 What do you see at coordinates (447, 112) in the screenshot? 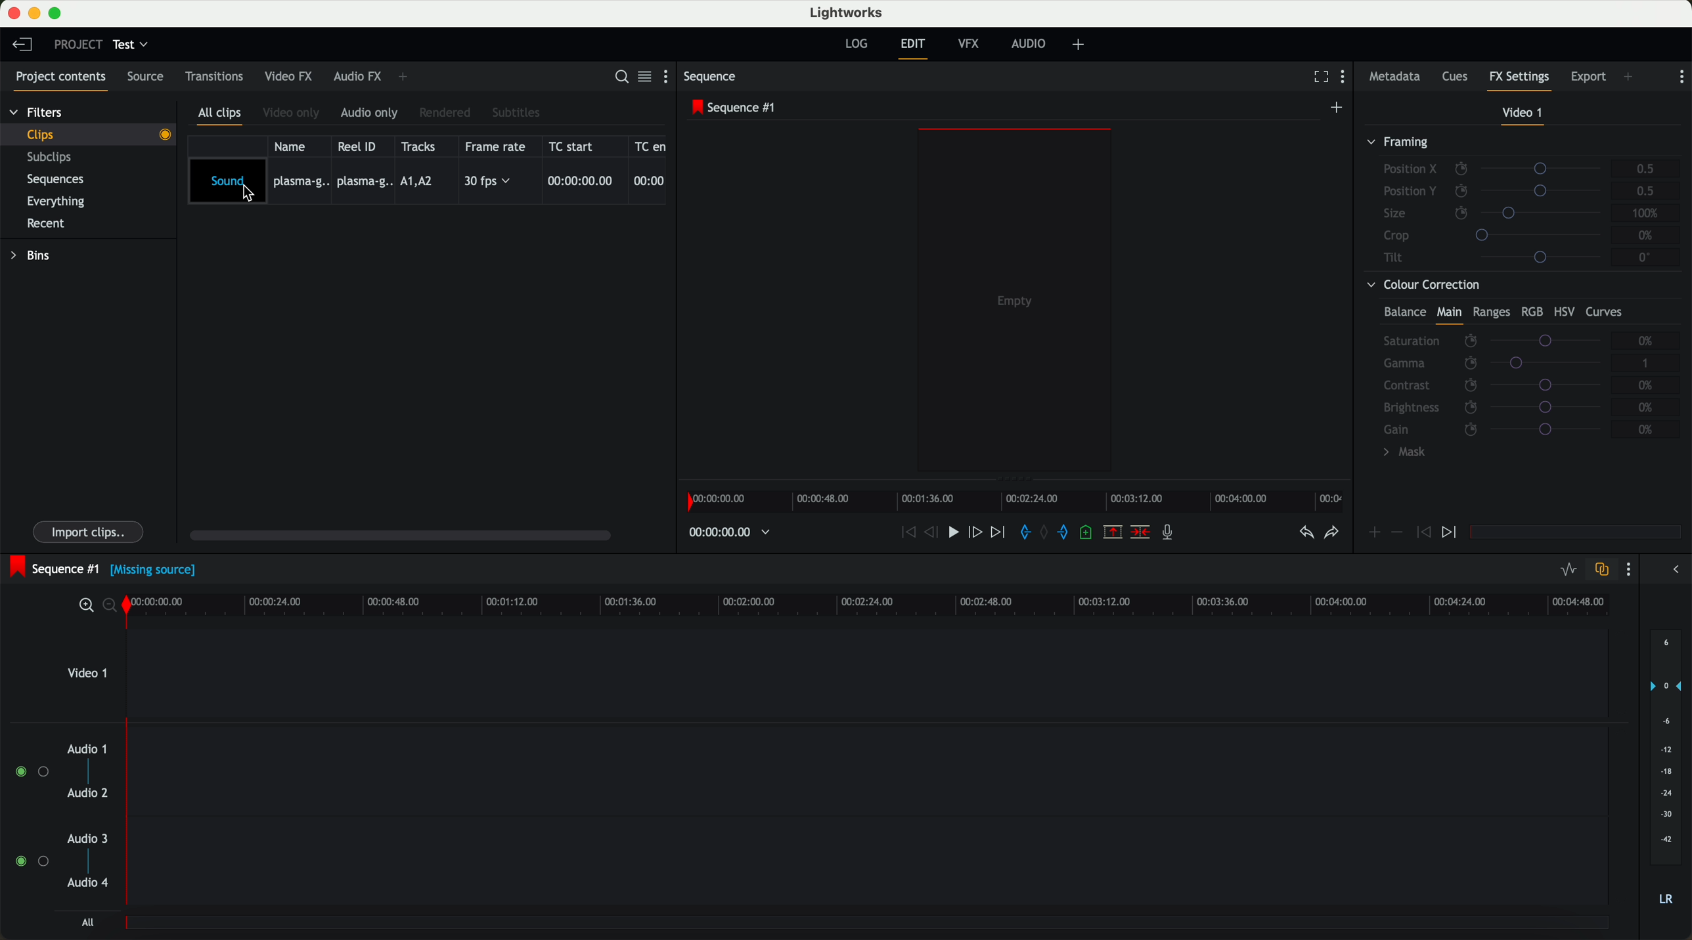
I see `rendered` at bounding box center [447, 112].